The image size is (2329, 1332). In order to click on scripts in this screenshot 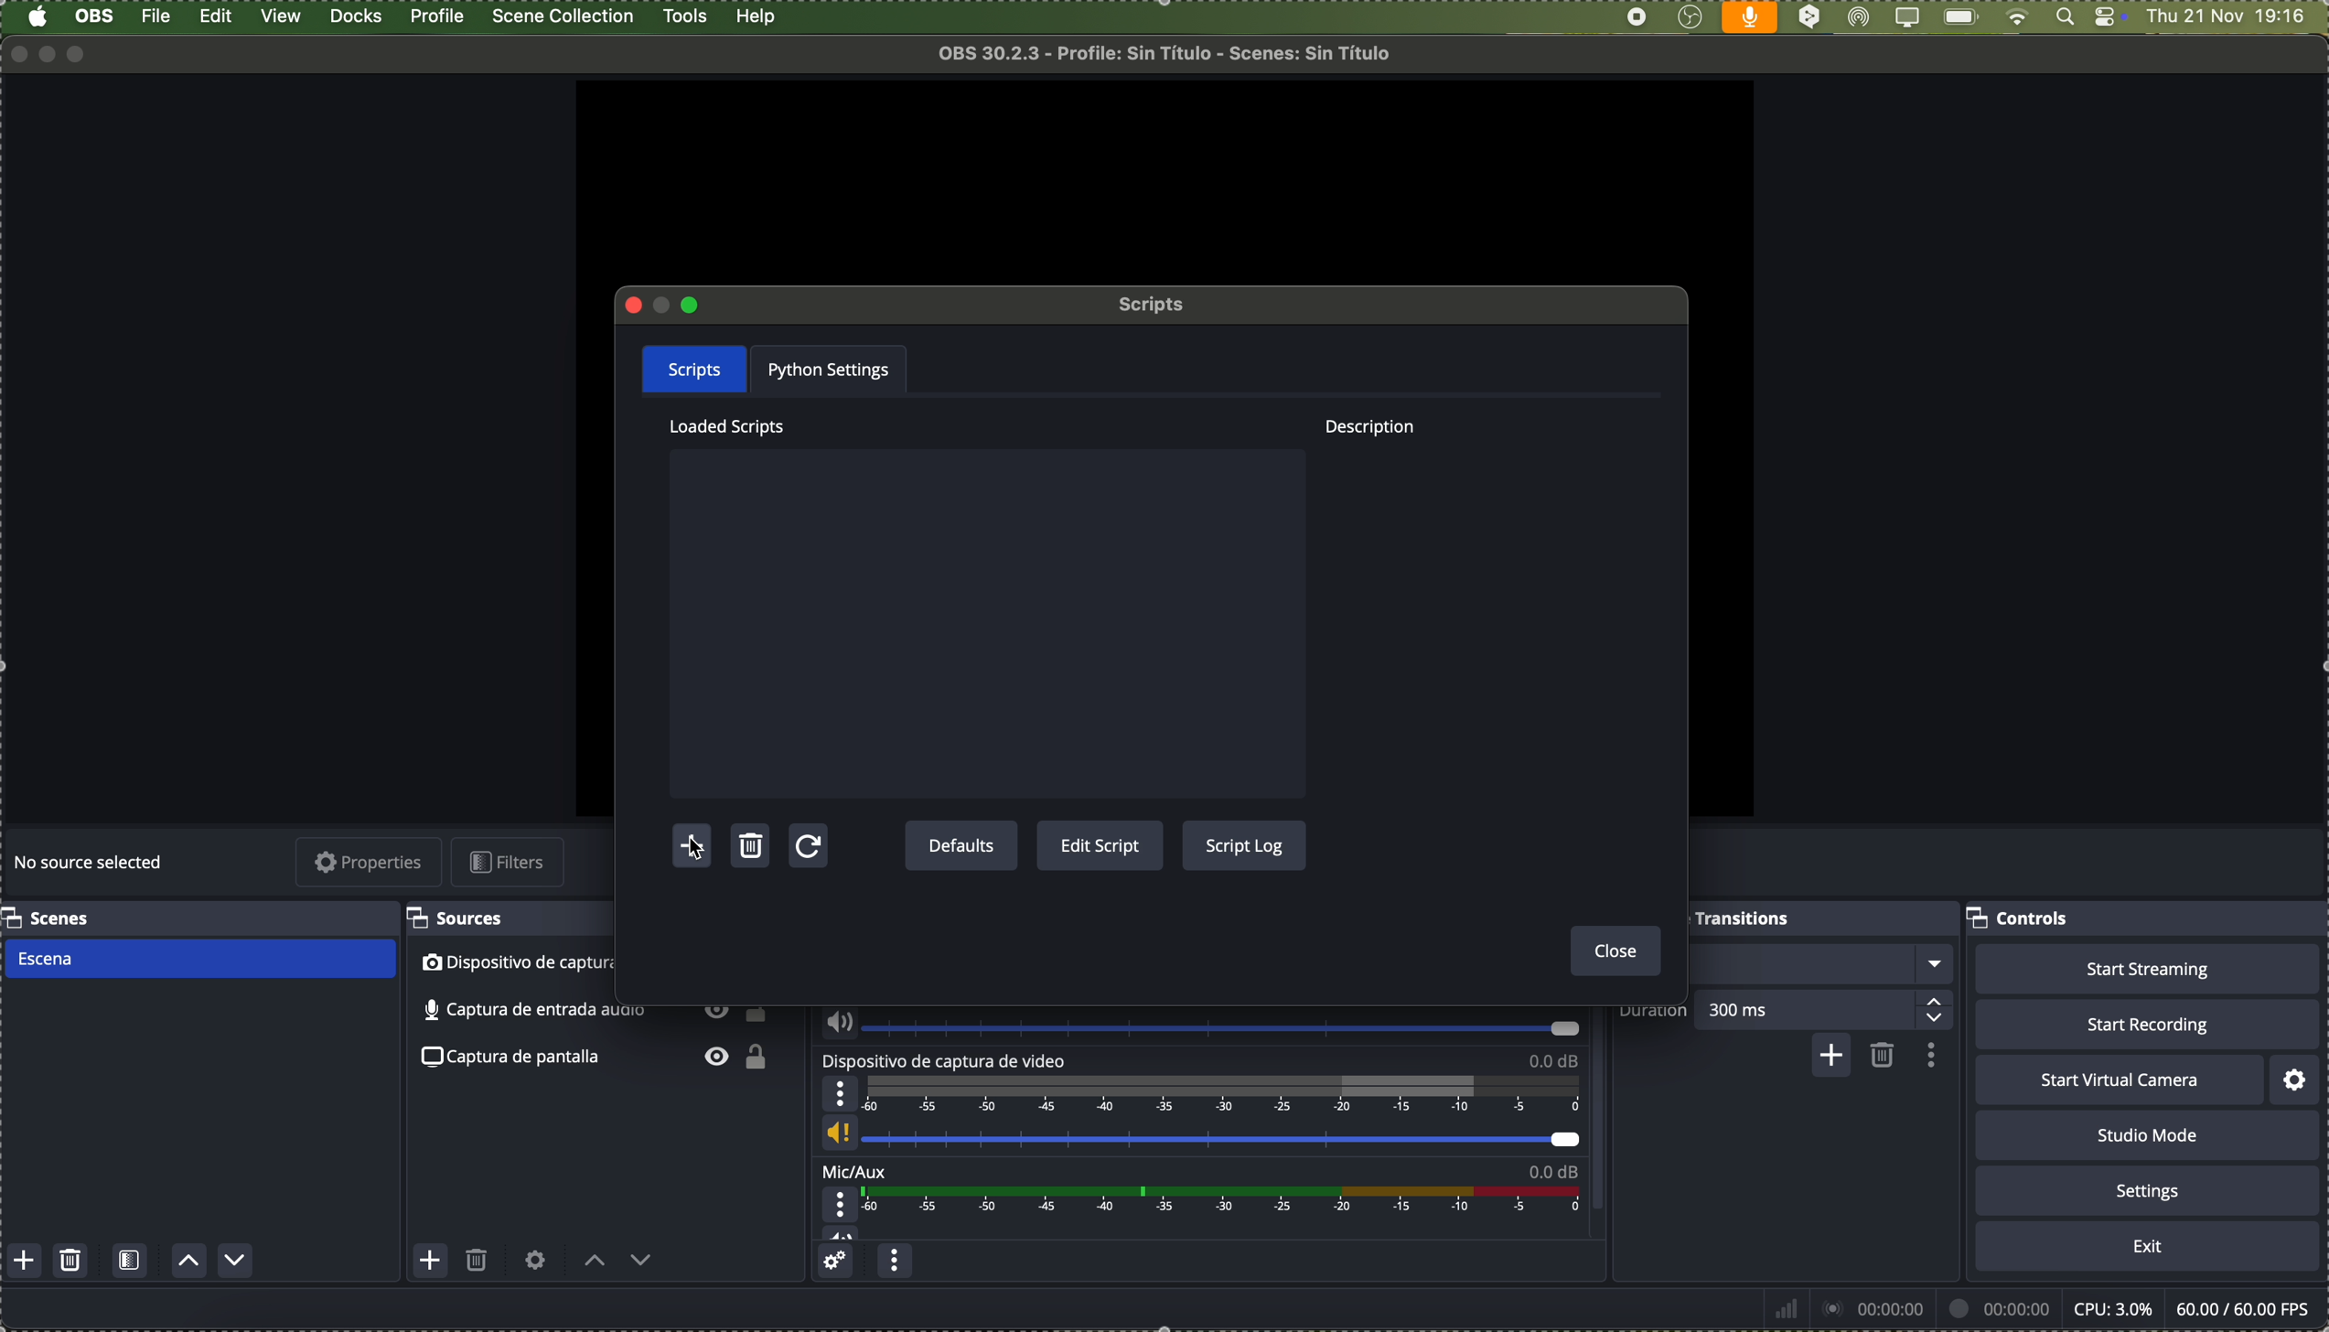, I will do `click(1154, 305)`.